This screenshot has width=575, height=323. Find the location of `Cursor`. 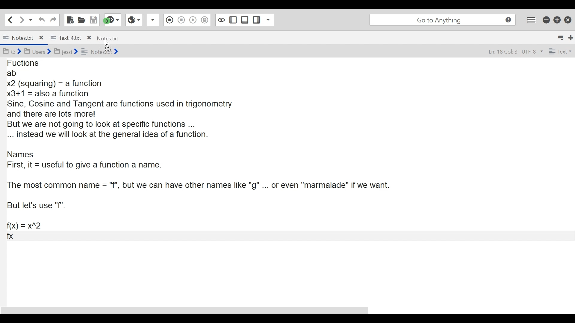

Cursor is located at coordinates (109, 45).